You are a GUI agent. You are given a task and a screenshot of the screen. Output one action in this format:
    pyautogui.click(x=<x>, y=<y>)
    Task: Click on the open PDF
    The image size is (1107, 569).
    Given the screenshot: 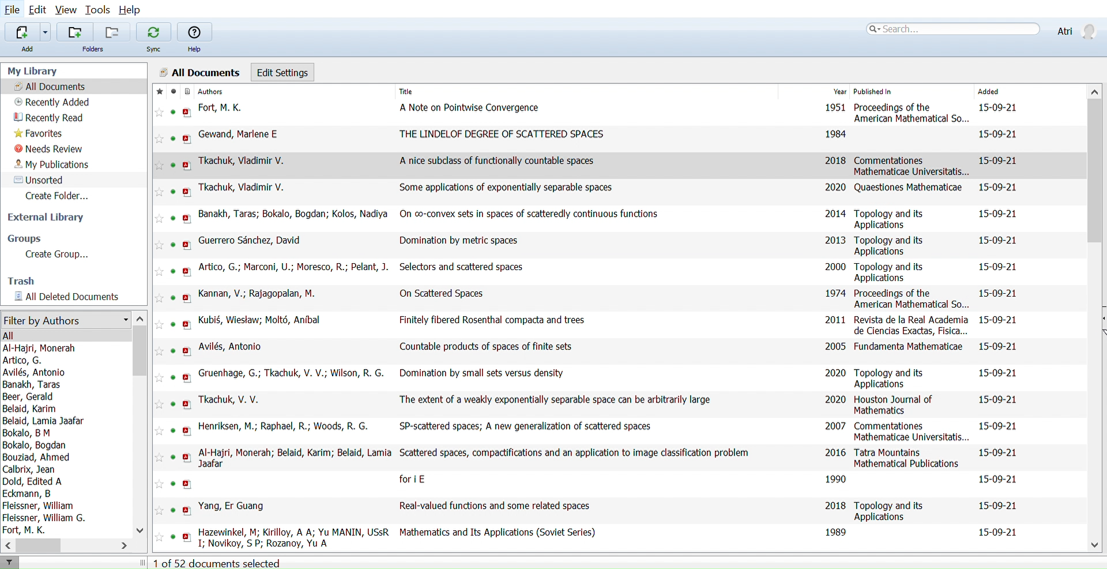 What is the action you would take?
    pyautogui.click(x=186, y=166)
    